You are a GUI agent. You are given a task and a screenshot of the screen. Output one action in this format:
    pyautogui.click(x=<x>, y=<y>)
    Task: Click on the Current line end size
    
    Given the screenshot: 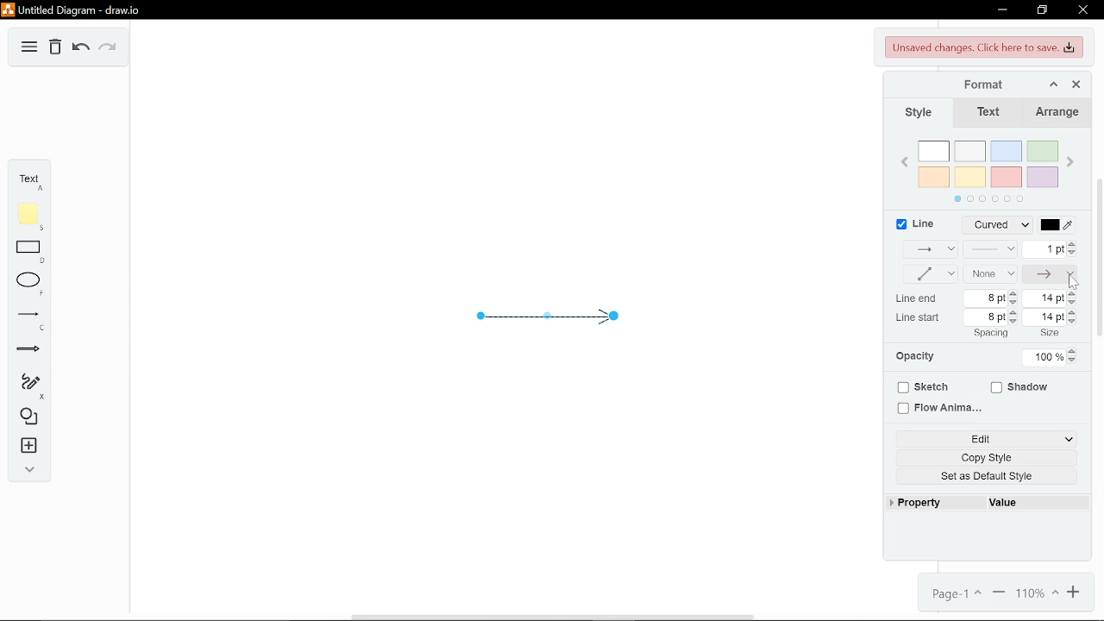 What is the action you would take?
    pyautogui.click(x=1047, y=298)
    